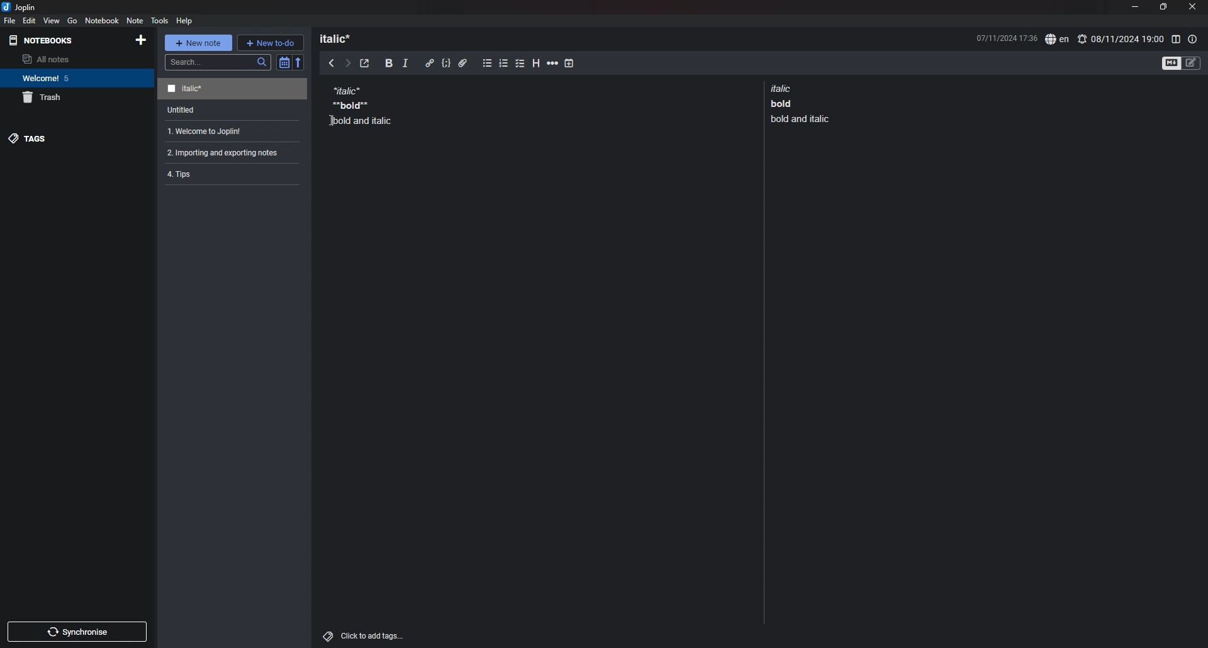 This screenshot has width=1208, height=648. I want to click on edit, so click(30, 20).